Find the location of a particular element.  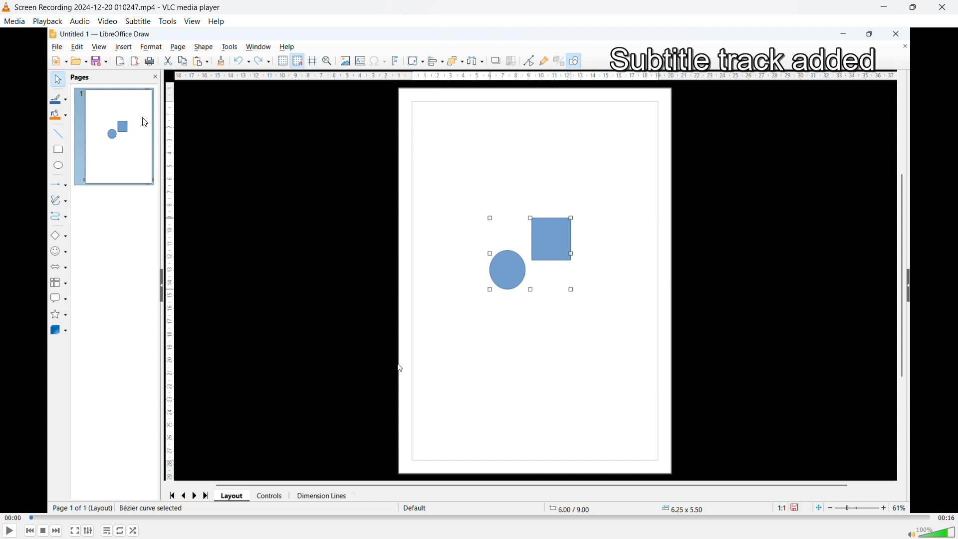

connectors is located at coordinates (58, 218).